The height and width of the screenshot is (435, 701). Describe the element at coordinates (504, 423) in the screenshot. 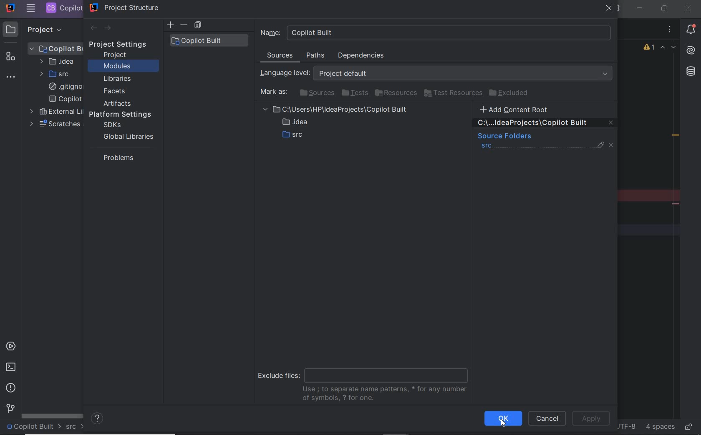

I see `cursor` at that location.